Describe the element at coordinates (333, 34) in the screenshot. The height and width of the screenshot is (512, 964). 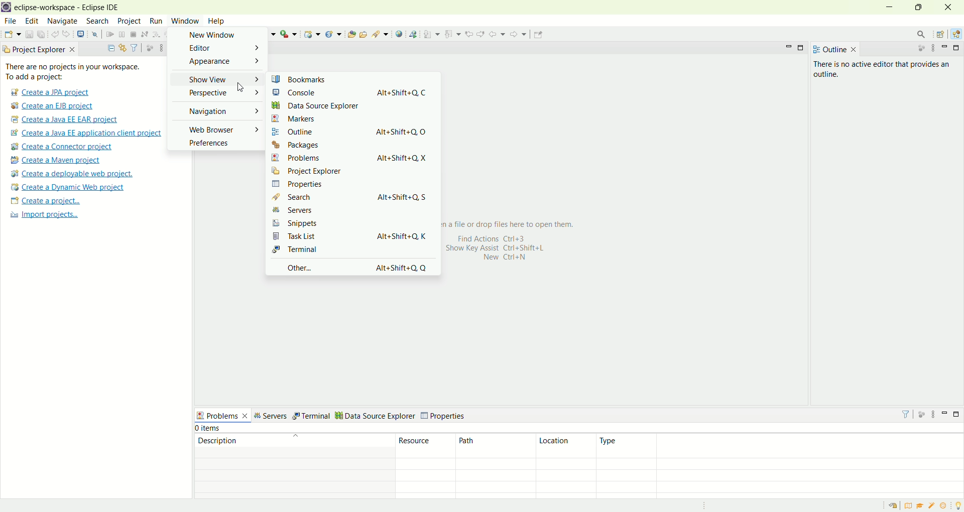
I see `create a new Java servlet` at that location.